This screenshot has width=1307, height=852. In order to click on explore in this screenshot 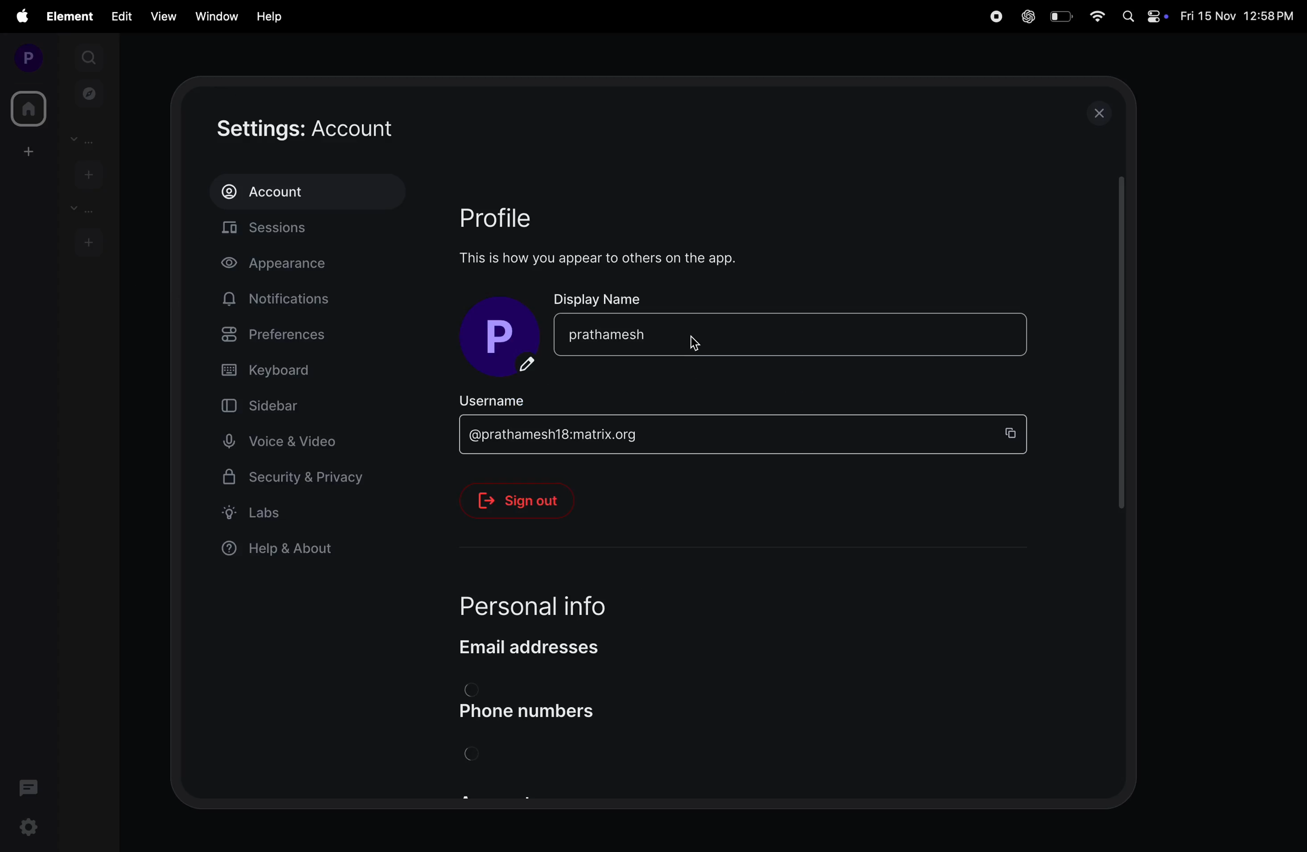, I will do `click(90, 93)`.